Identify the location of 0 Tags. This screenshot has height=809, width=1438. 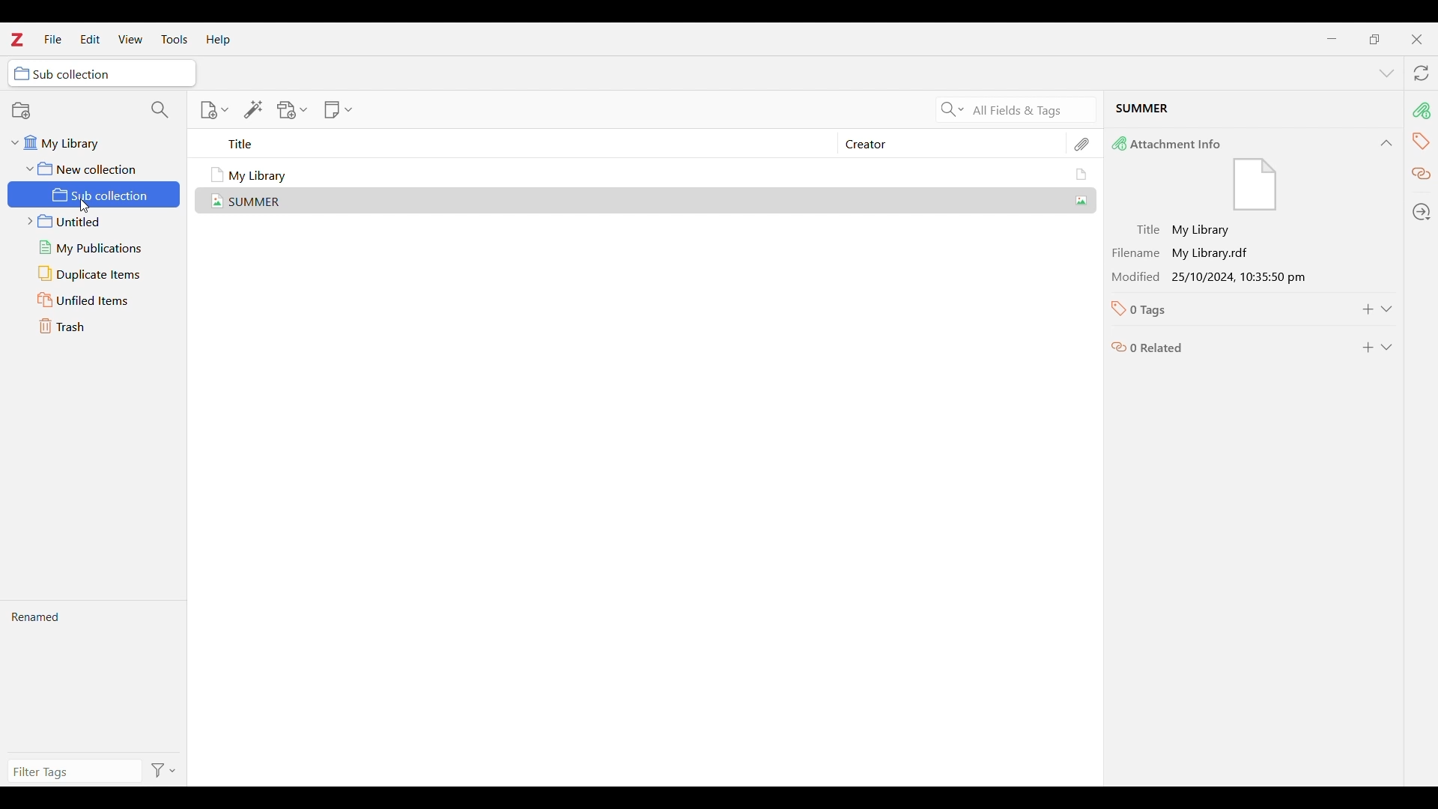
(1223, 309).